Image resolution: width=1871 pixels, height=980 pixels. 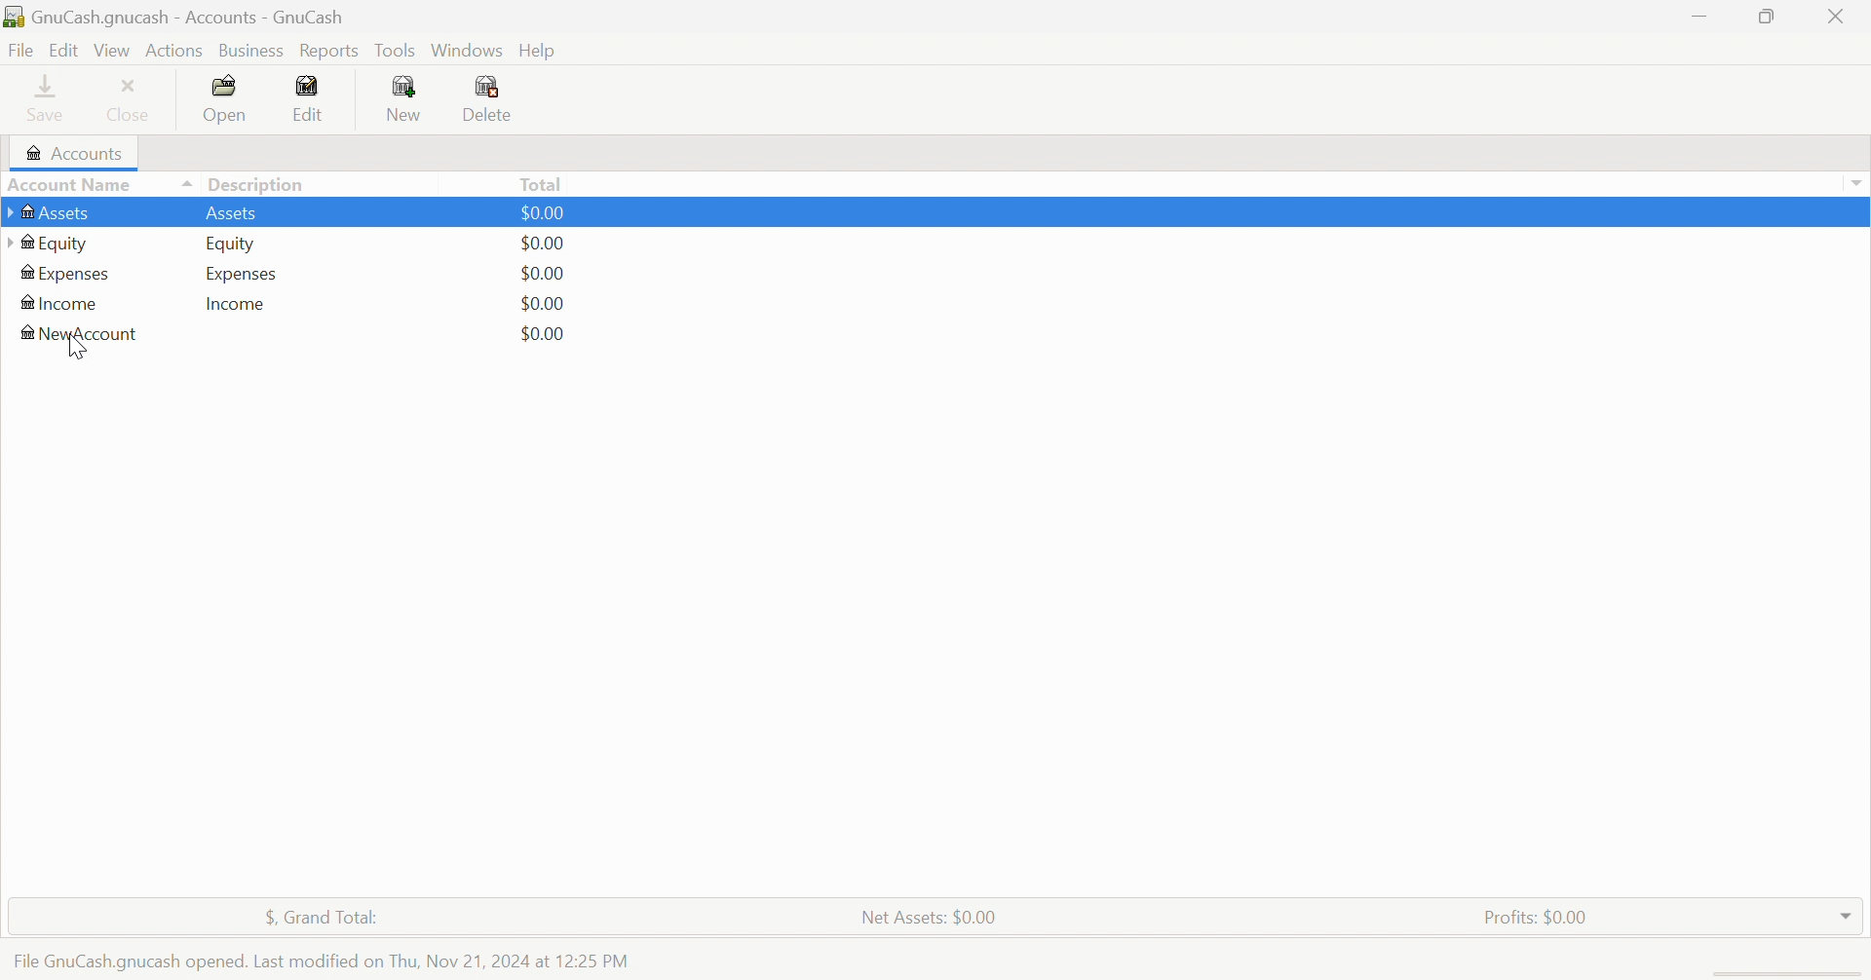 I want to click on Close, so click(x=1838, y=16).